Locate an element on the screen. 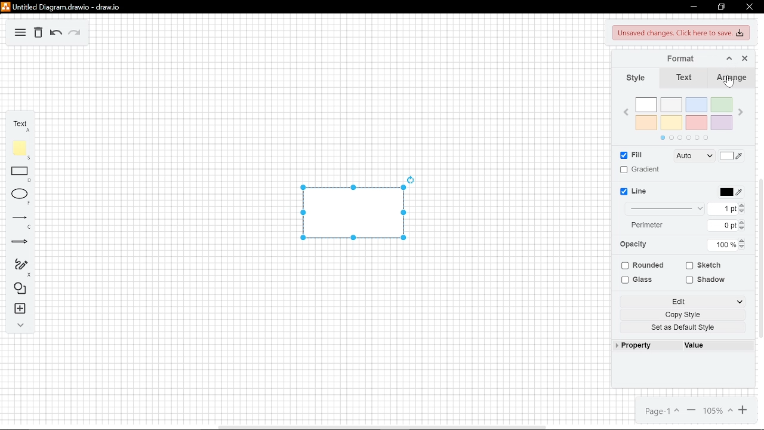  current diagram is located at coordinates (352, 213).